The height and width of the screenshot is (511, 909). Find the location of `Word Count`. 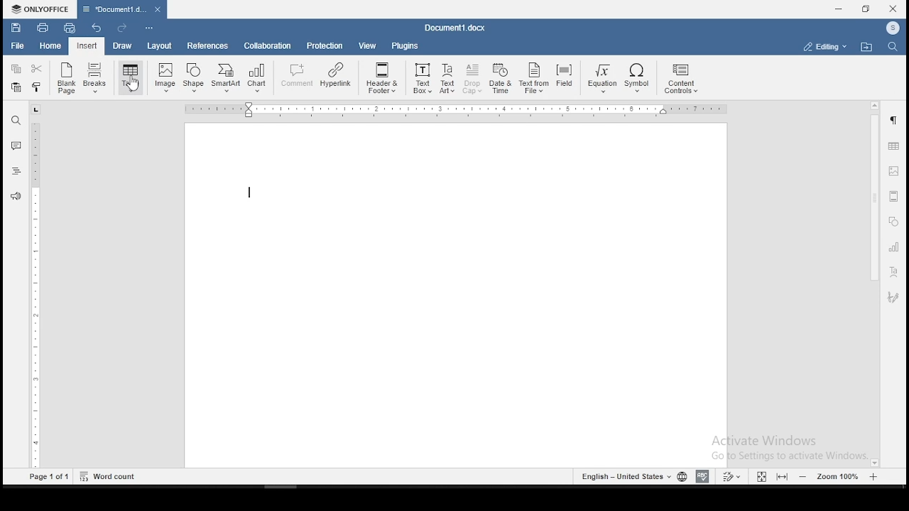

Word Count is located at coordinates (108, 476).